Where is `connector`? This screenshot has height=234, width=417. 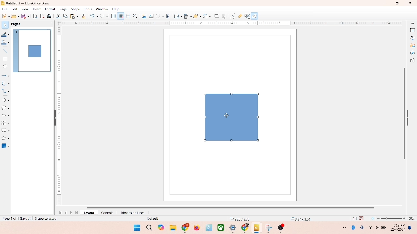
connector is located at coordinates (6, 91).